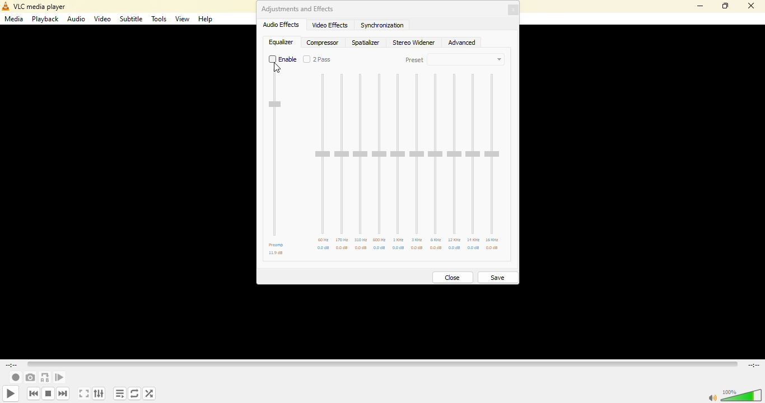  I want to click on video effects, so click(330, 25).